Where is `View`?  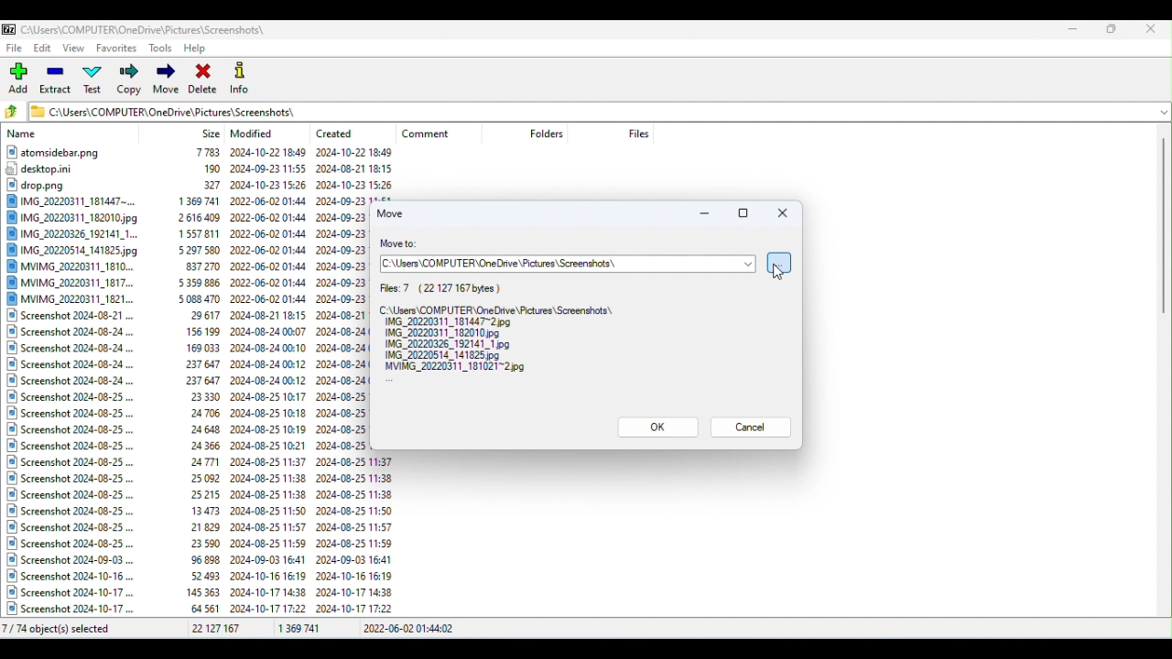
View is located at coordinates (76, 49).